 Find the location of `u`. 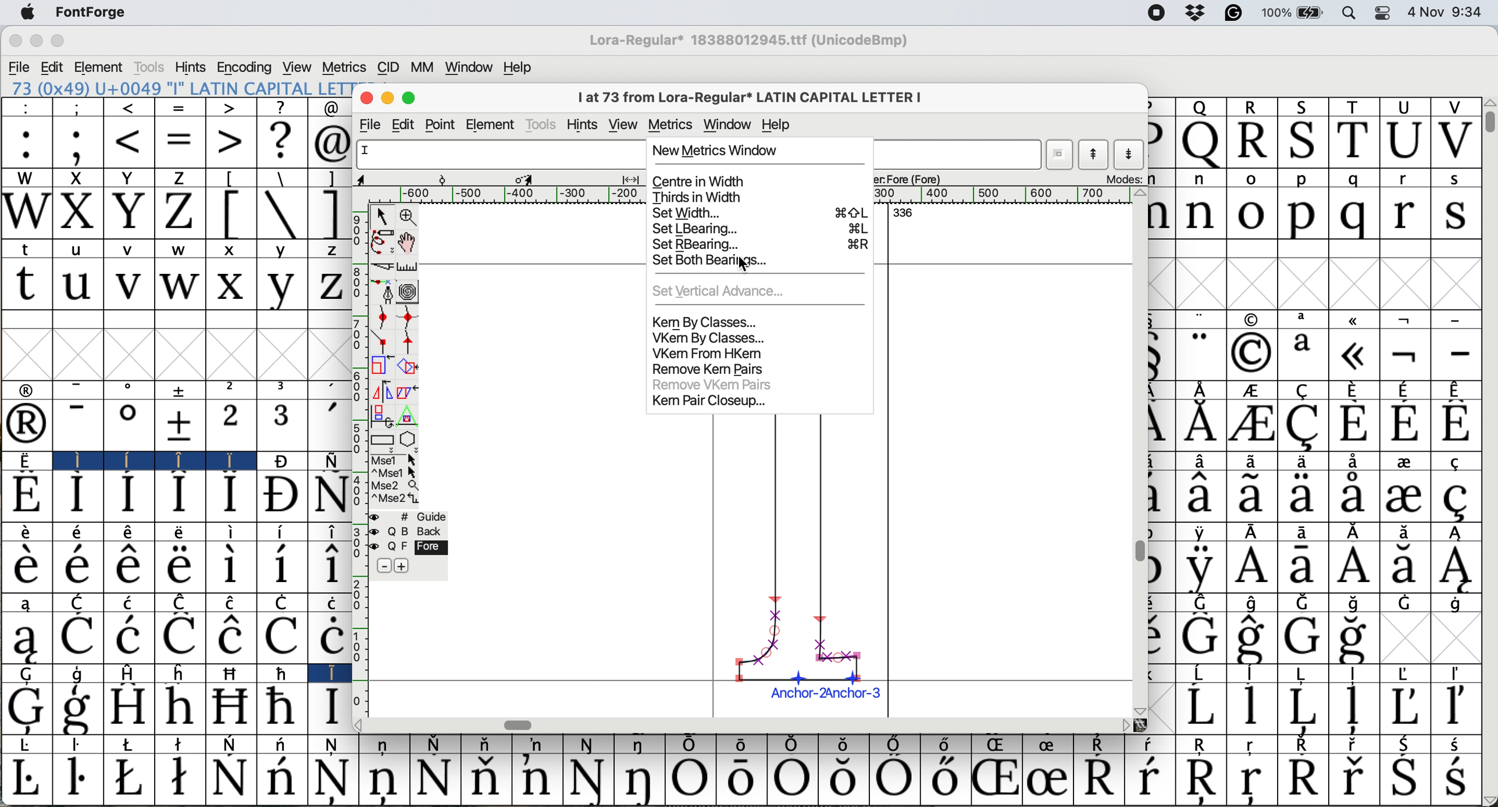

u is located at coordinates (77, 284).